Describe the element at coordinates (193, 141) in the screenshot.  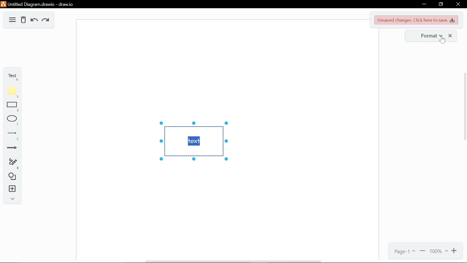
I see `text box selected` at that location.